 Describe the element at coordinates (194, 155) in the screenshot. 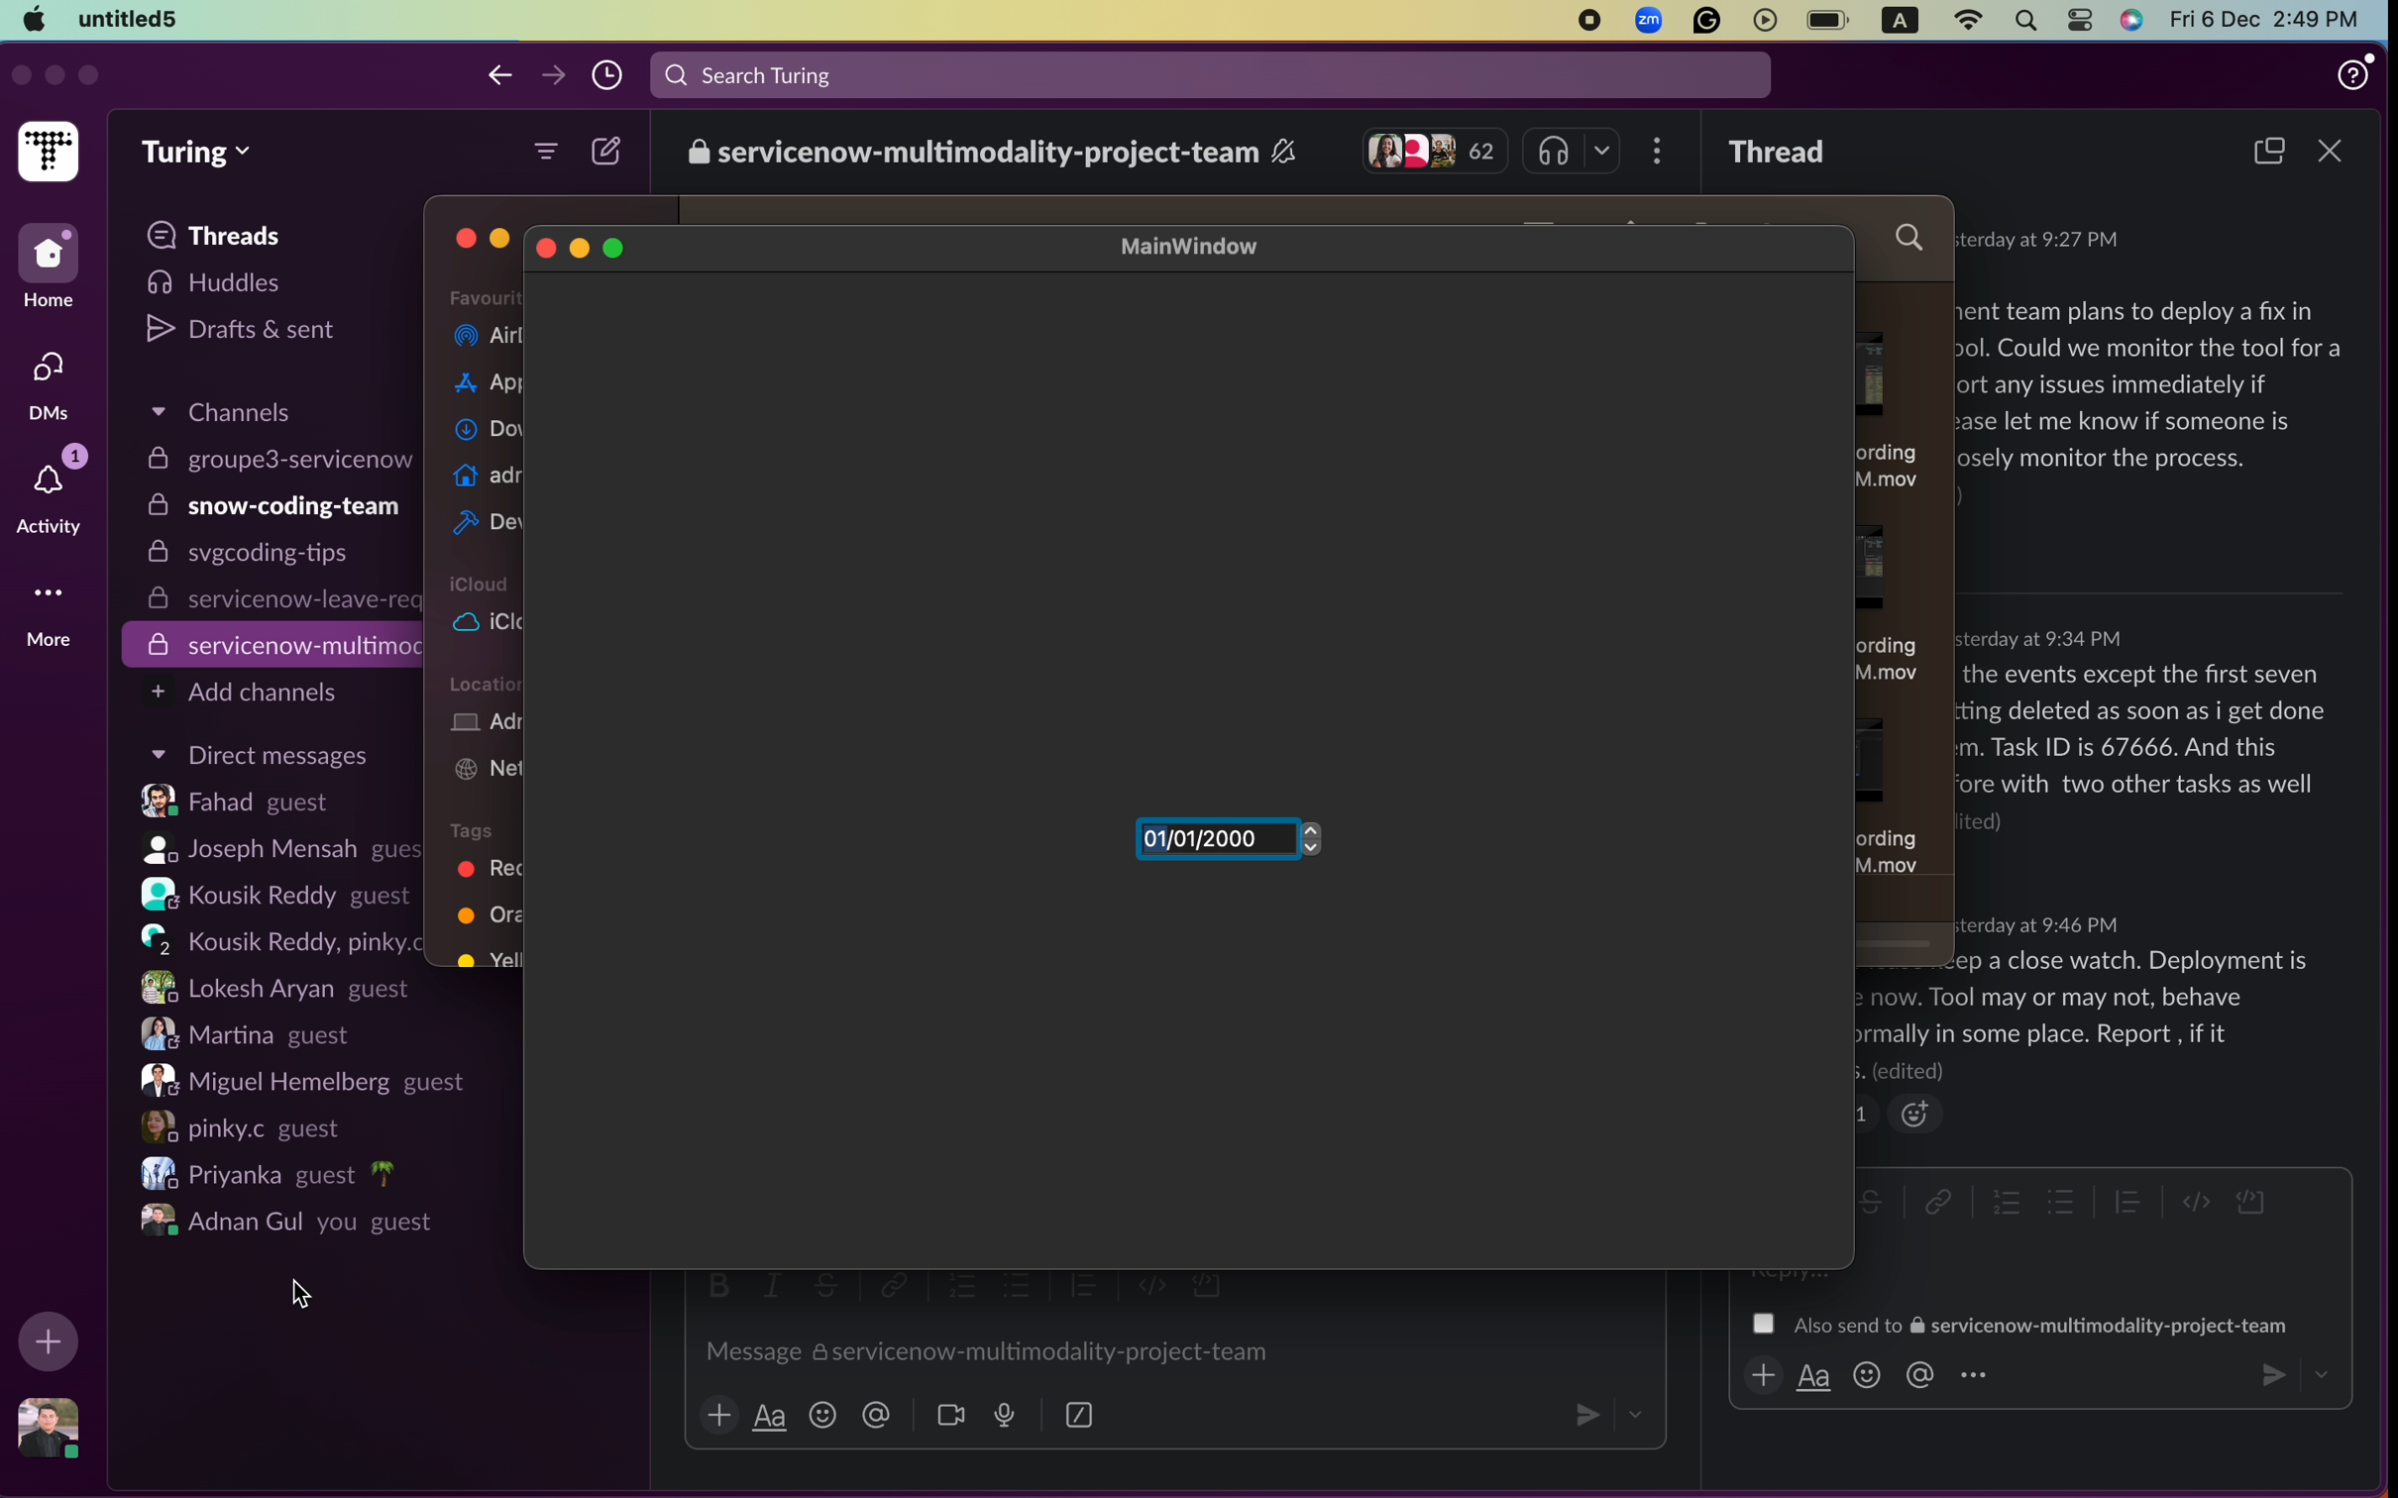

I see `Turing` at that location.